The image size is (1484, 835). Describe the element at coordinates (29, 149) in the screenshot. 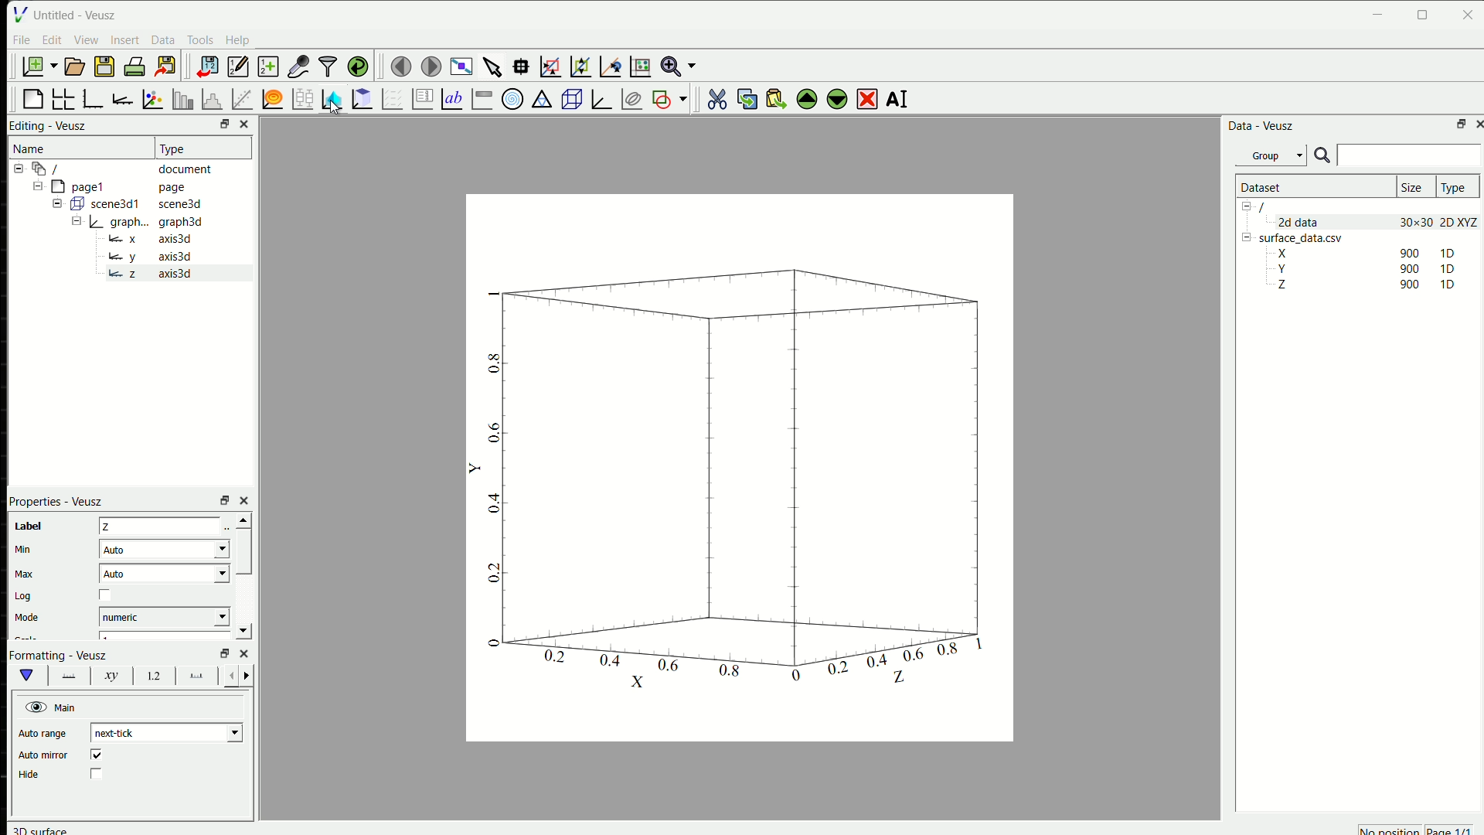

I see `Name` at that location.